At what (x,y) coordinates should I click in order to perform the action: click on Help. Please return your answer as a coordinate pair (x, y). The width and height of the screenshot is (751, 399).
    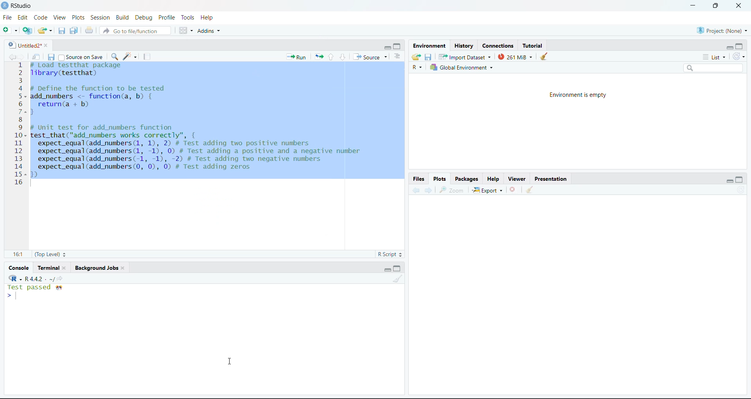
    Looking at the image, I should click on (491, 179).